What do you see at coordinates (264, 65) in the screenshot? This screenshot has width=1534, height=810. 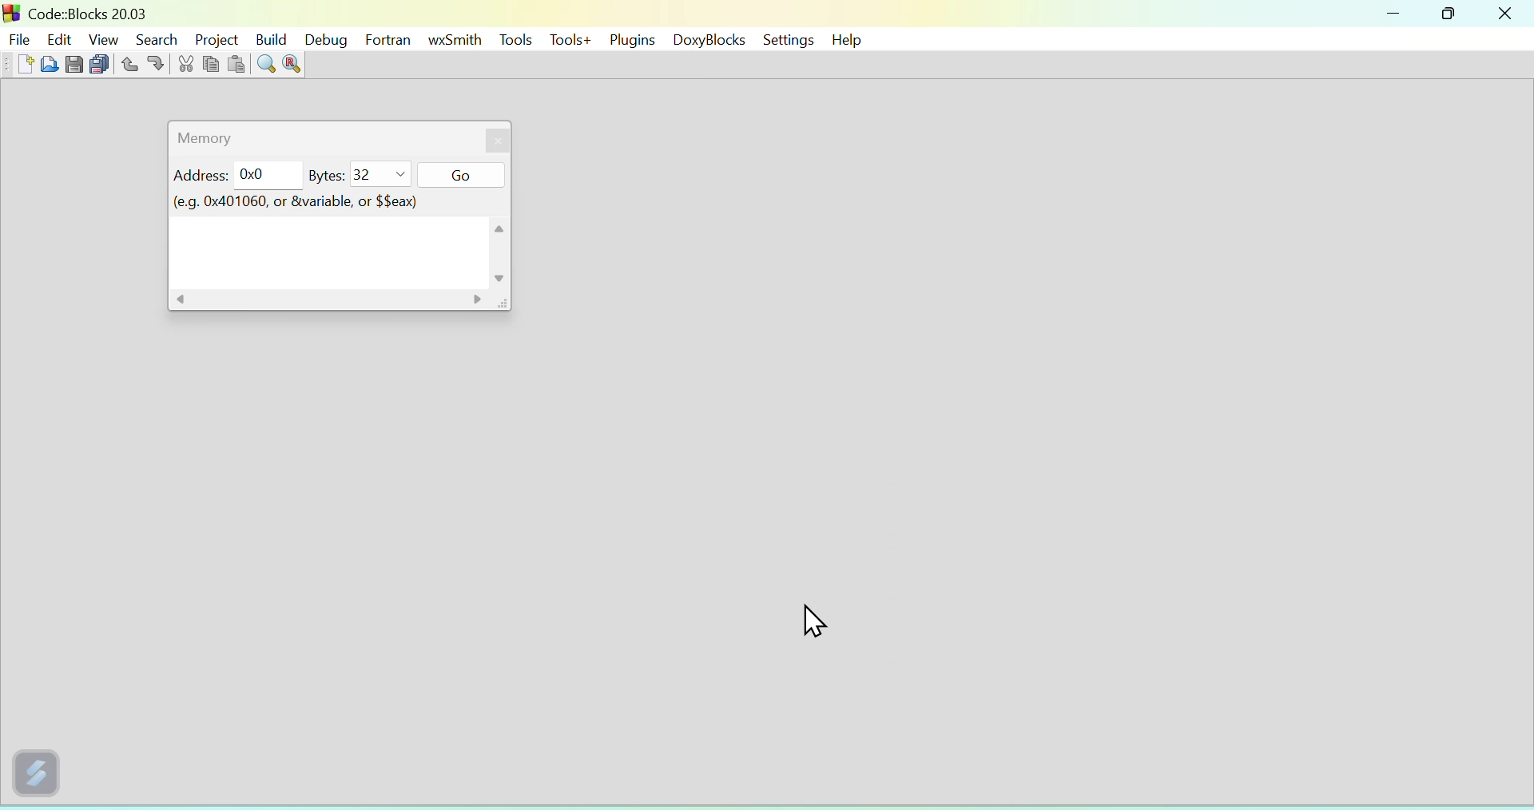 I see `find` at bounding box center [264, 65].